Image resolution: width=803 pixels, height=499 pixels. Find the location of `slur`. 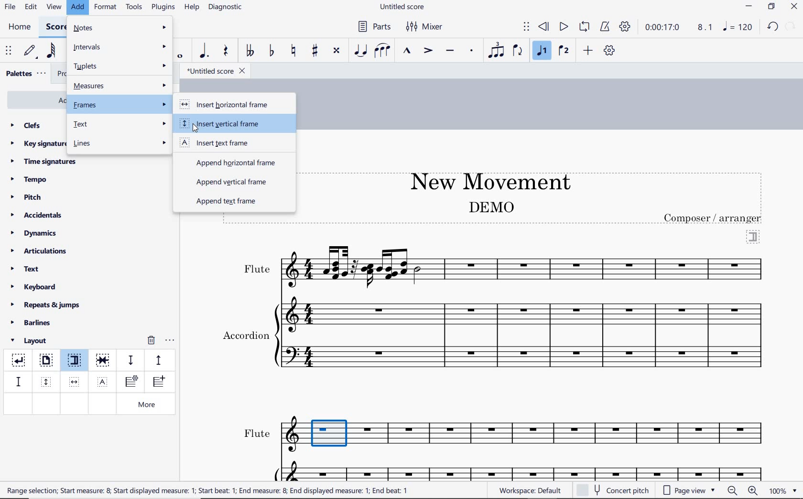

slur is located at coordinates (383, 51).